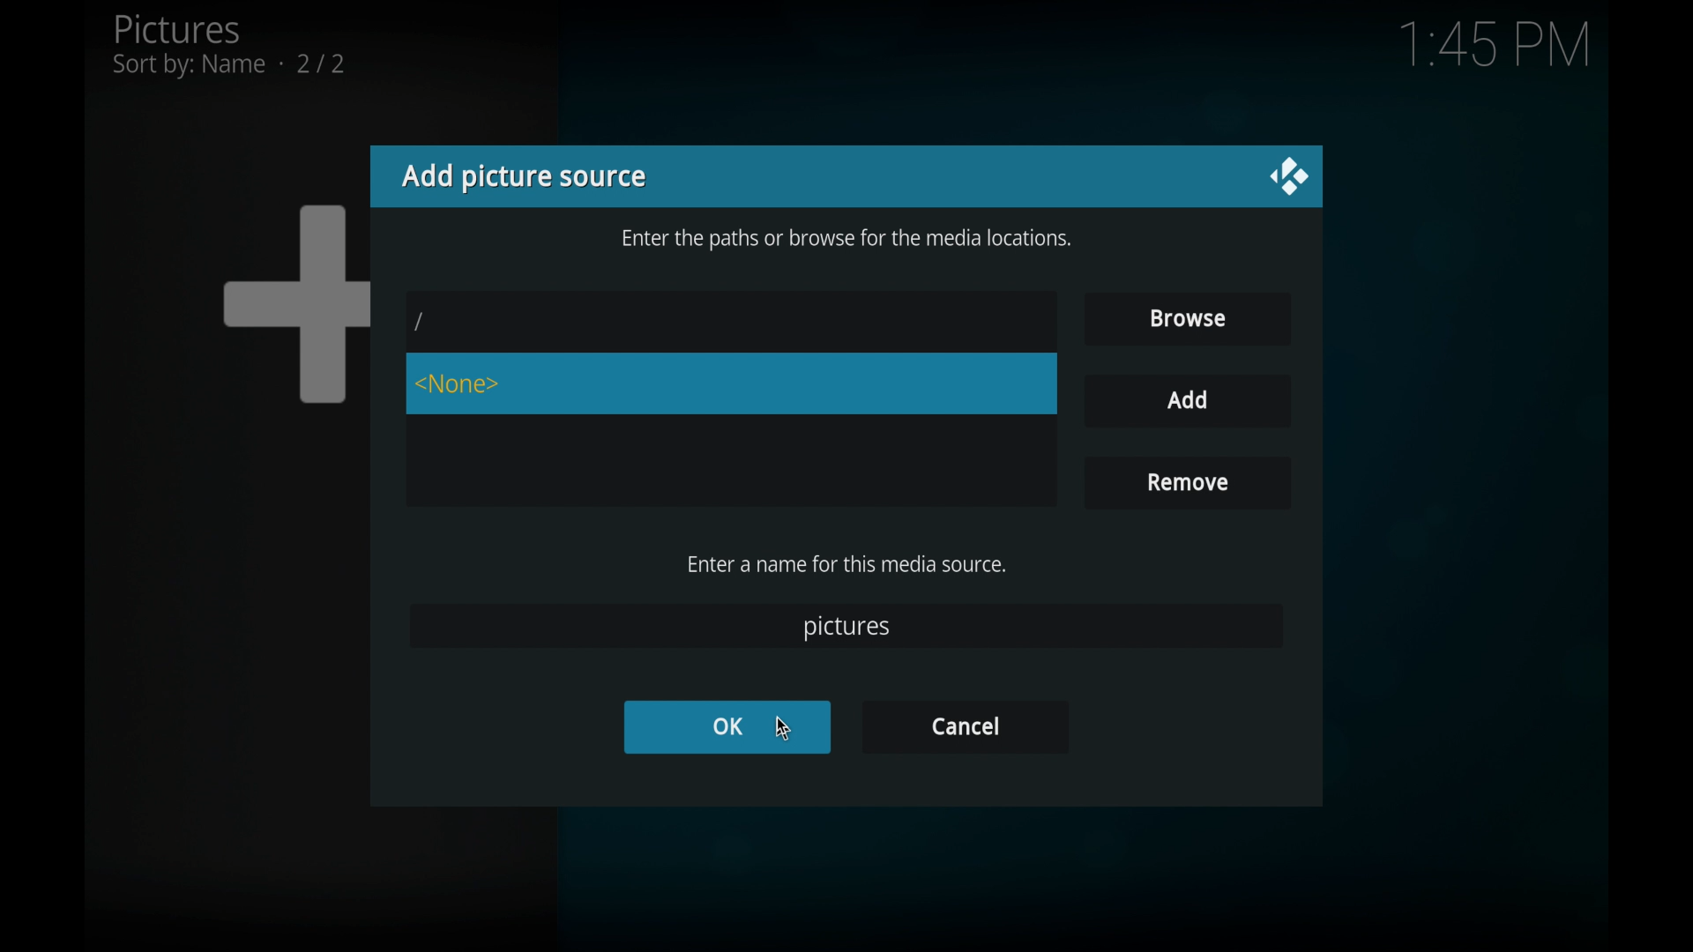  What do you see at coordinates (459, 383) in the screenshot?
I see `none` at bounding box center [459, 383].